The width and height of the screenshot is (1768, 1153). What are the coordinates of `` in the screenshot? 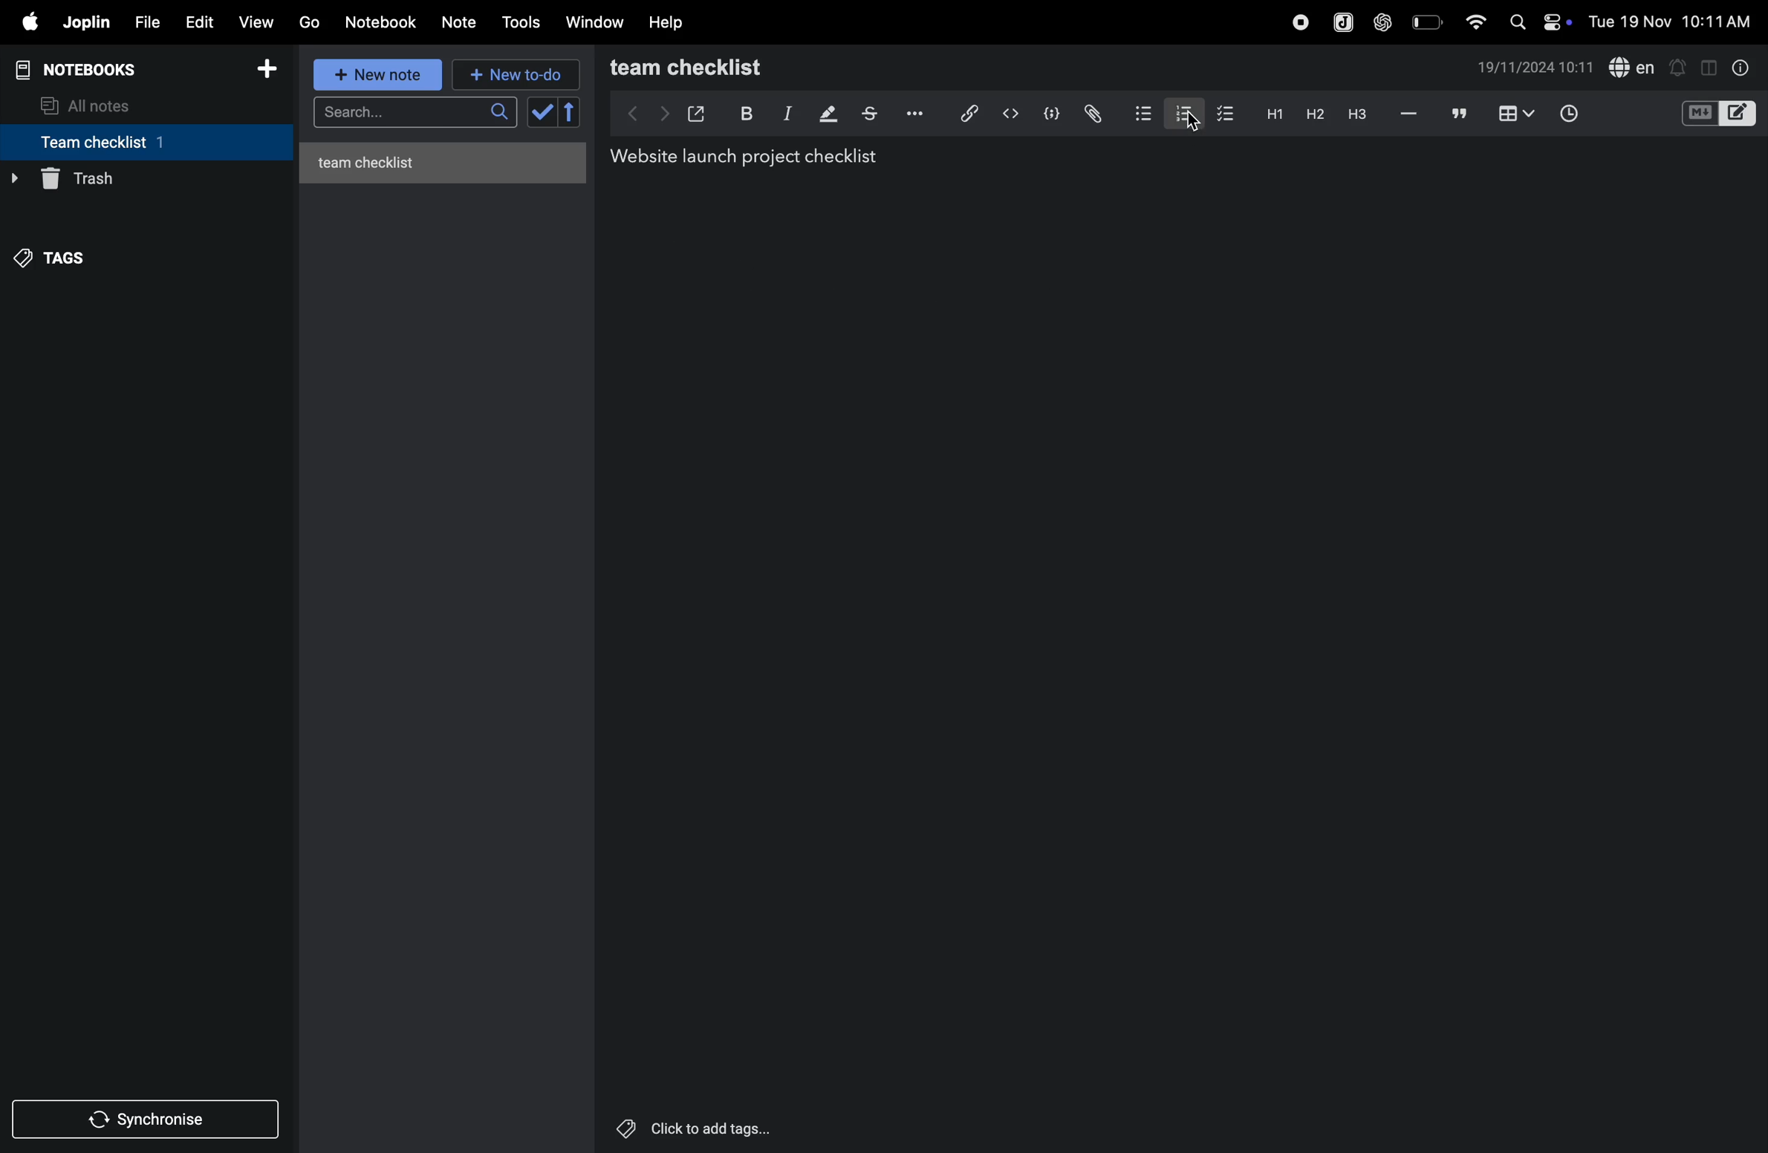 It's located at (712, 1128).